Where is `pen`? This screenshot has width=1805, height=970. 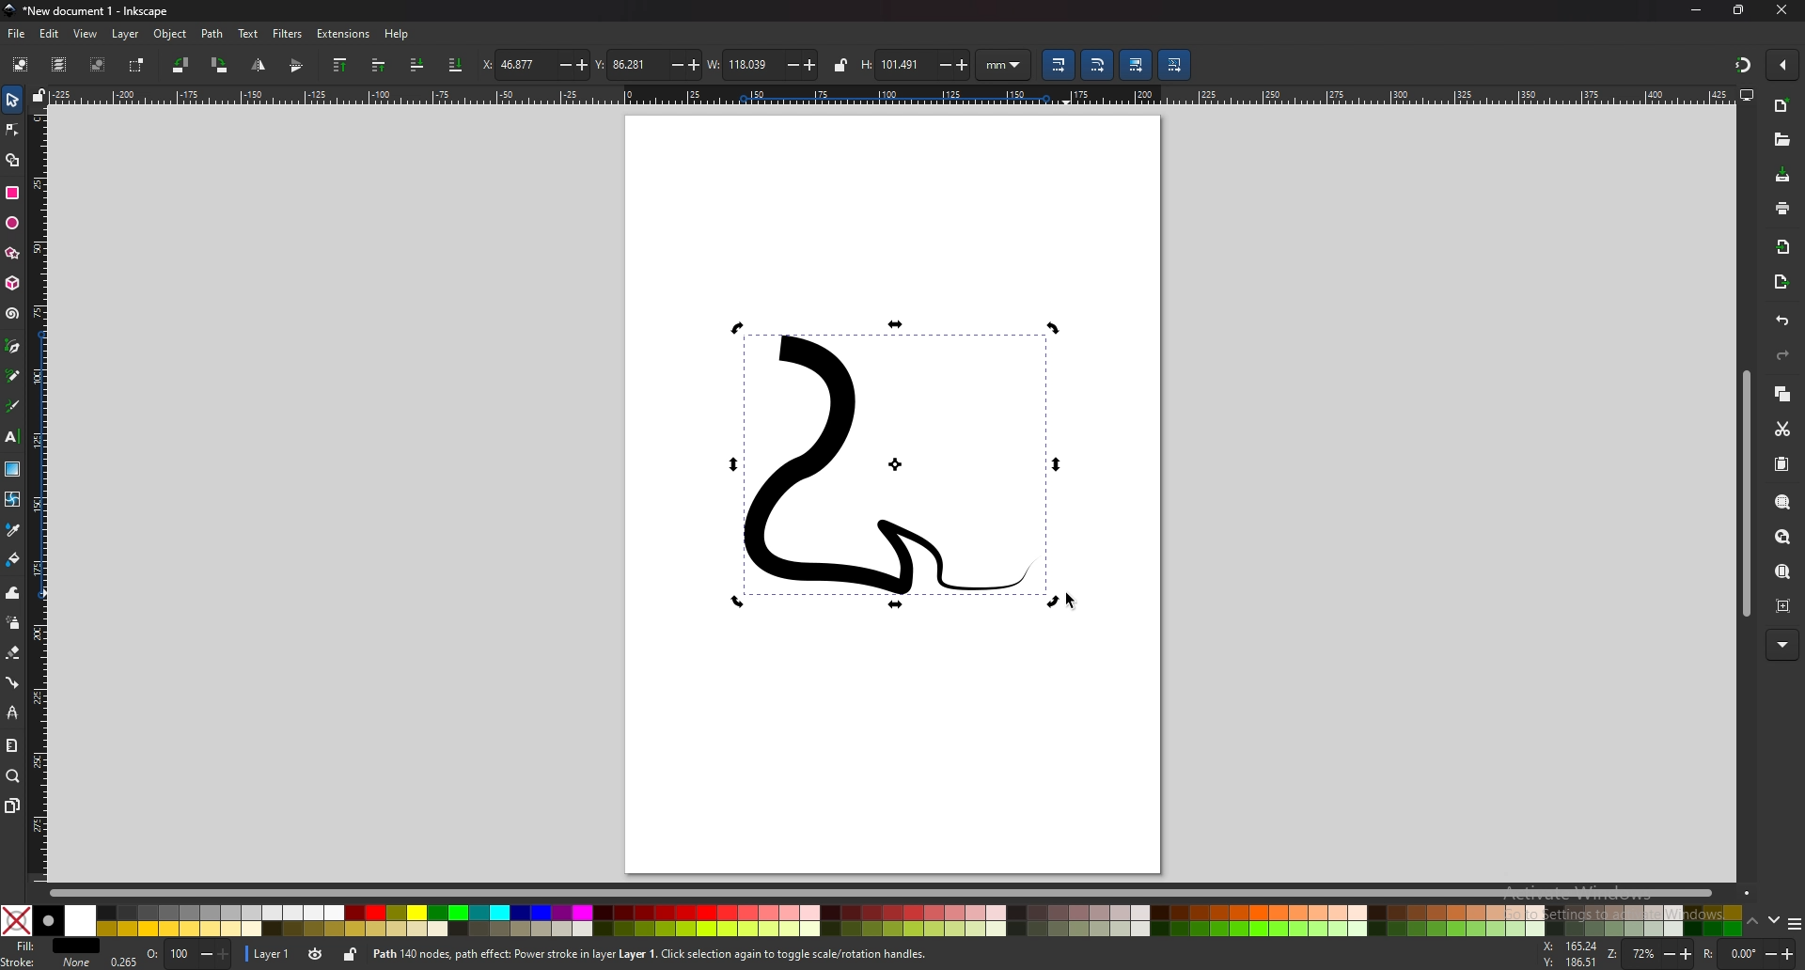 pen is located at coordinates (12, 346).